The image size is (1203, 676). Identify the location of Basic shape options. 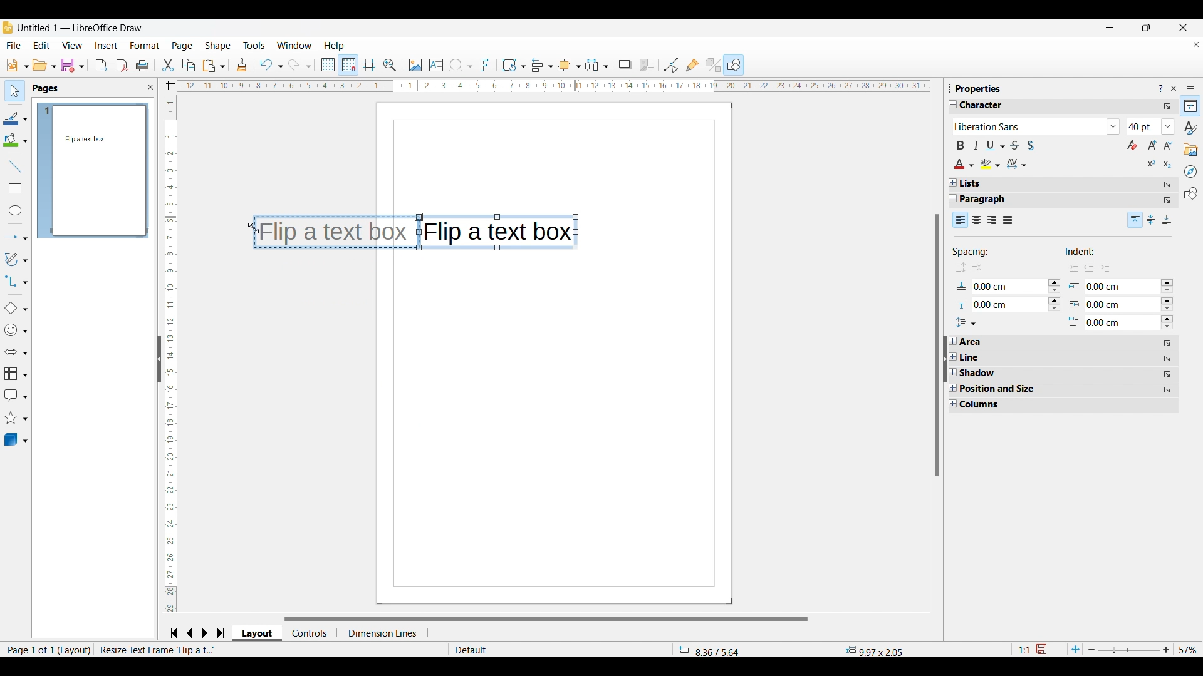
(16, 308).